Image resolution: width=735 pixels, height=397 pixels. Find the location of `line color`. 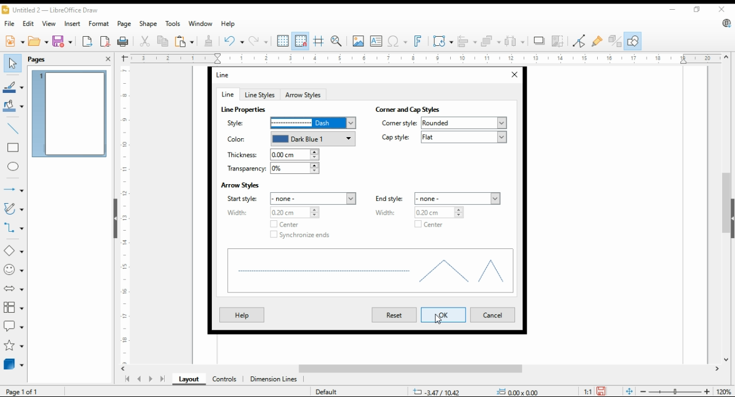

line color is located at coordinates (289, 139).